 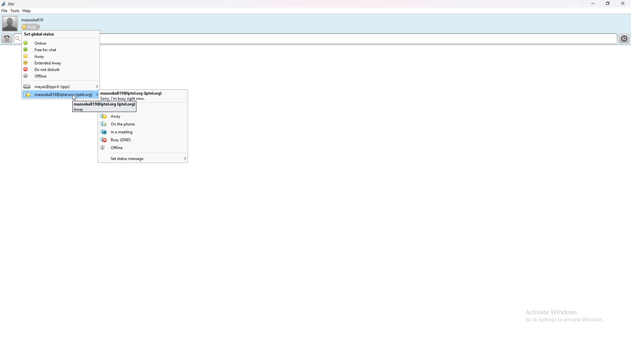 I want to click on jitsi, so click(x=8, y=4).